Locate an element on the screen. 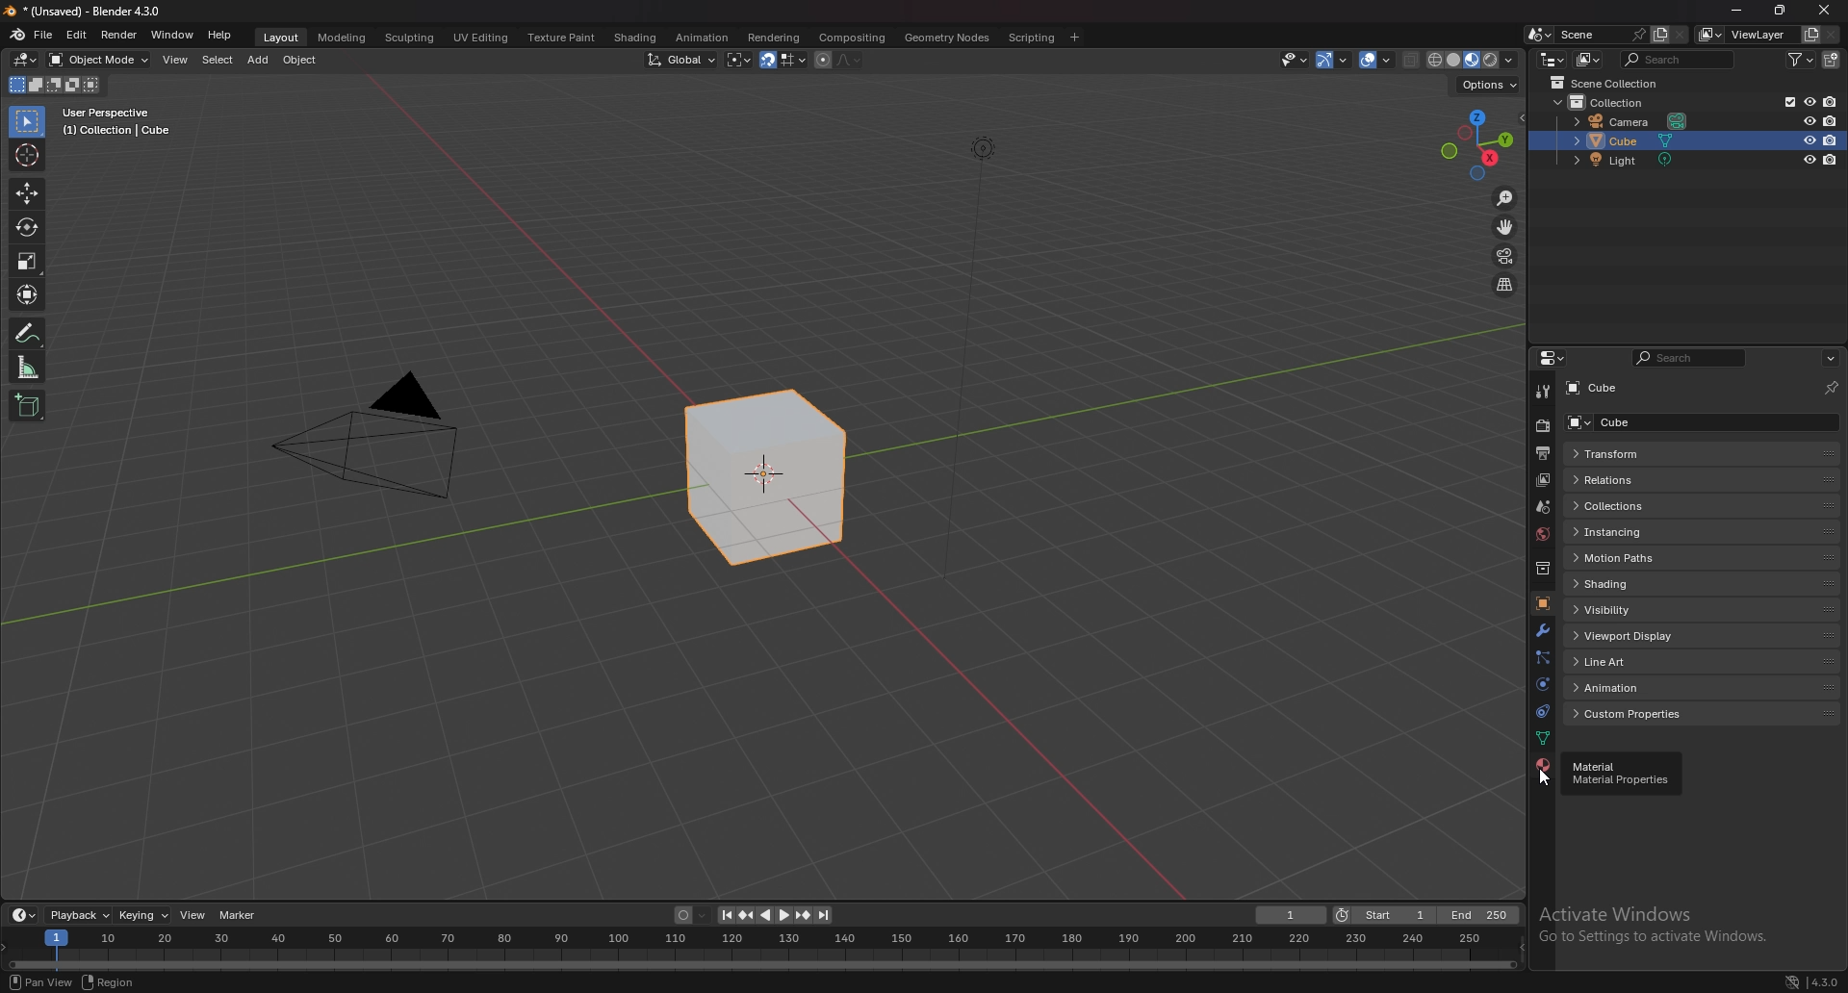 The image size is (1848, 993). jump to endpoint is located at coordinates (824, 915).